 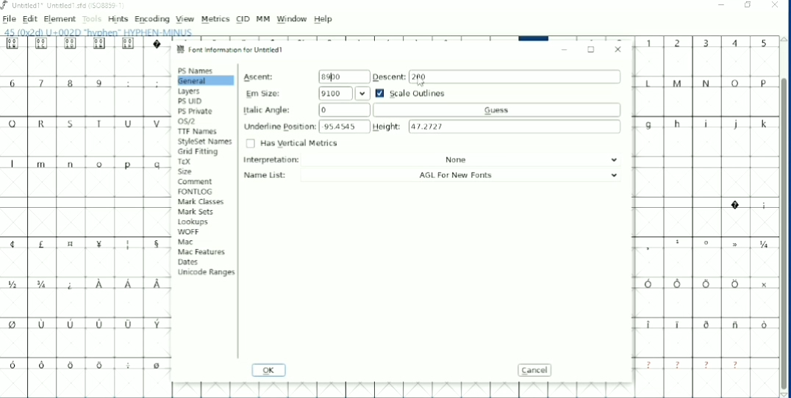 What do you see at coordinates (775, 7) in the screenshot?
I see `Close` at bounding box center [775, 7].